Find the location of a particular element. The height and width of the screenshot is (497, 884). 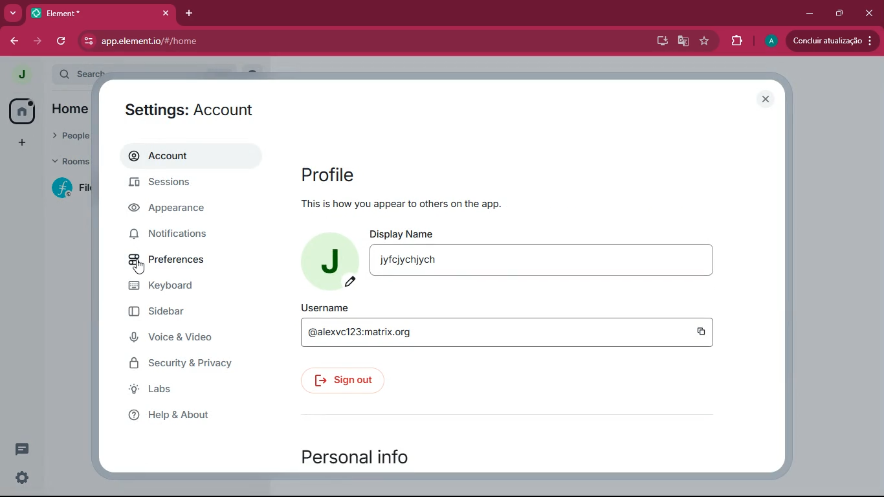

account is located at coordinates (192, 155).